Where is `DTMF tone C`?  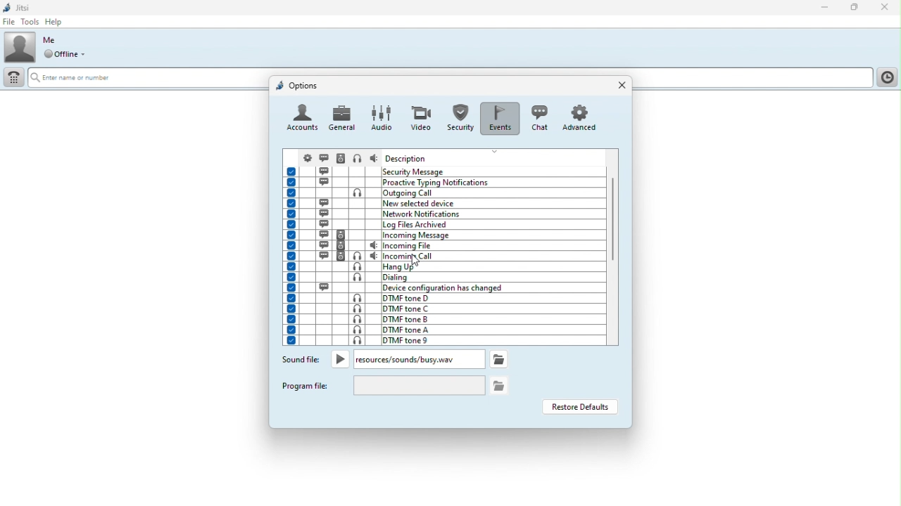 DTMF tone C is located at coordinates (443, 308).